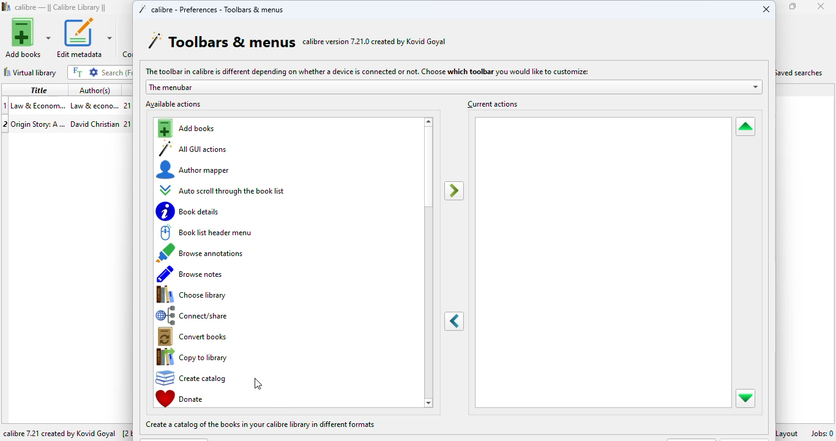 The height and width of the screenshot is (441, 836). Describe the element at coordinates (196, 315) in the screenshot. I see `connect/share` at that location.